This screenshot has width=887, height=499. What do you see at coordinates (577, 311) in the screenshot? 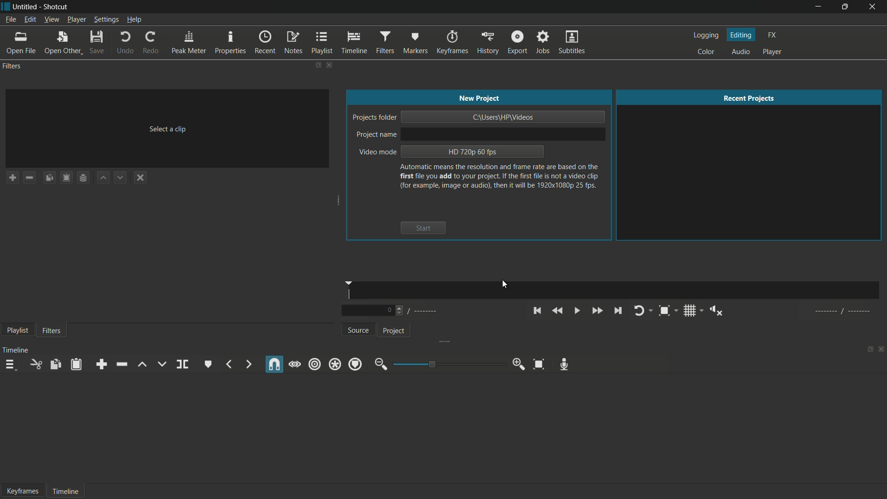
I see `toggle play or pause` at bounding box center [577, 311].